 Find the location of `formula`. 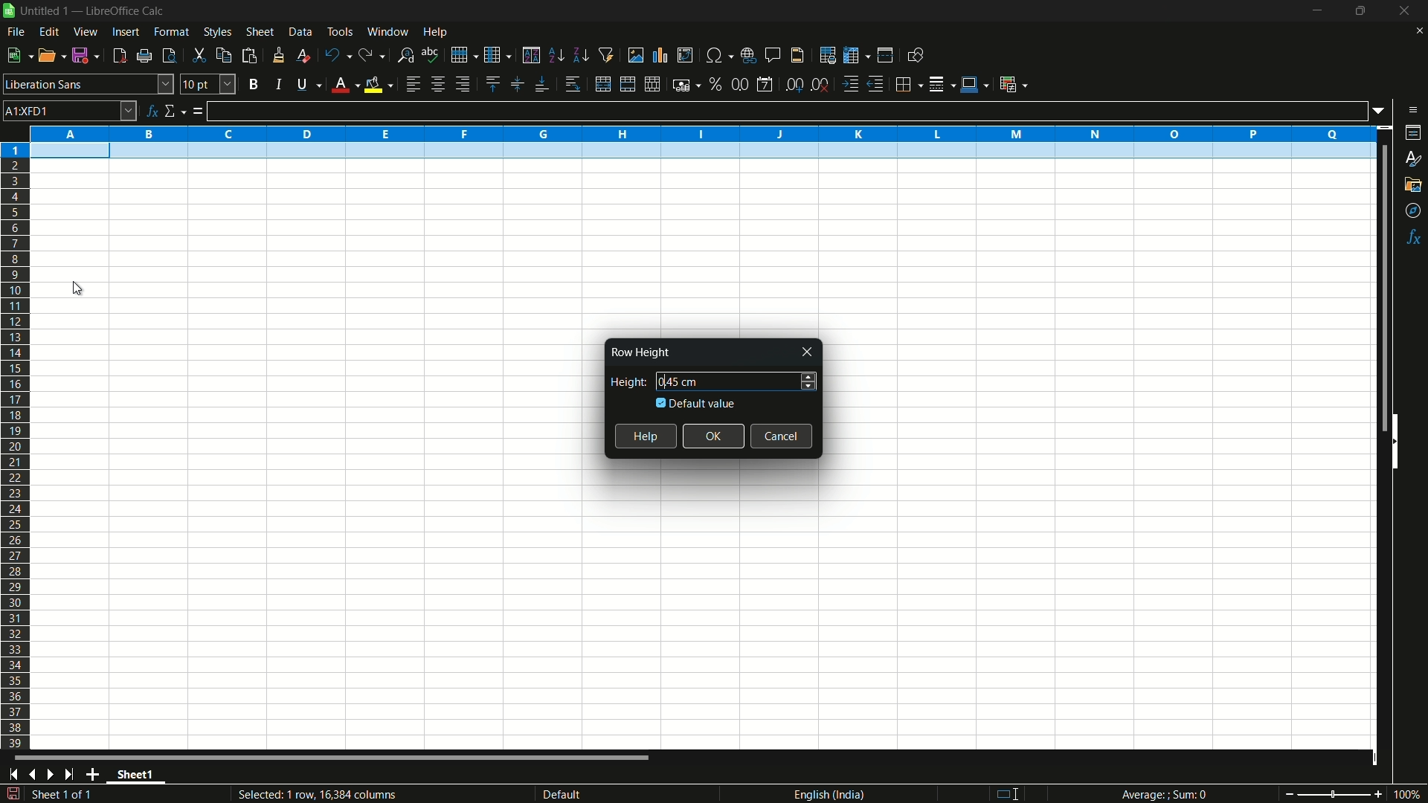

formula is located at coordinates (198, 112).